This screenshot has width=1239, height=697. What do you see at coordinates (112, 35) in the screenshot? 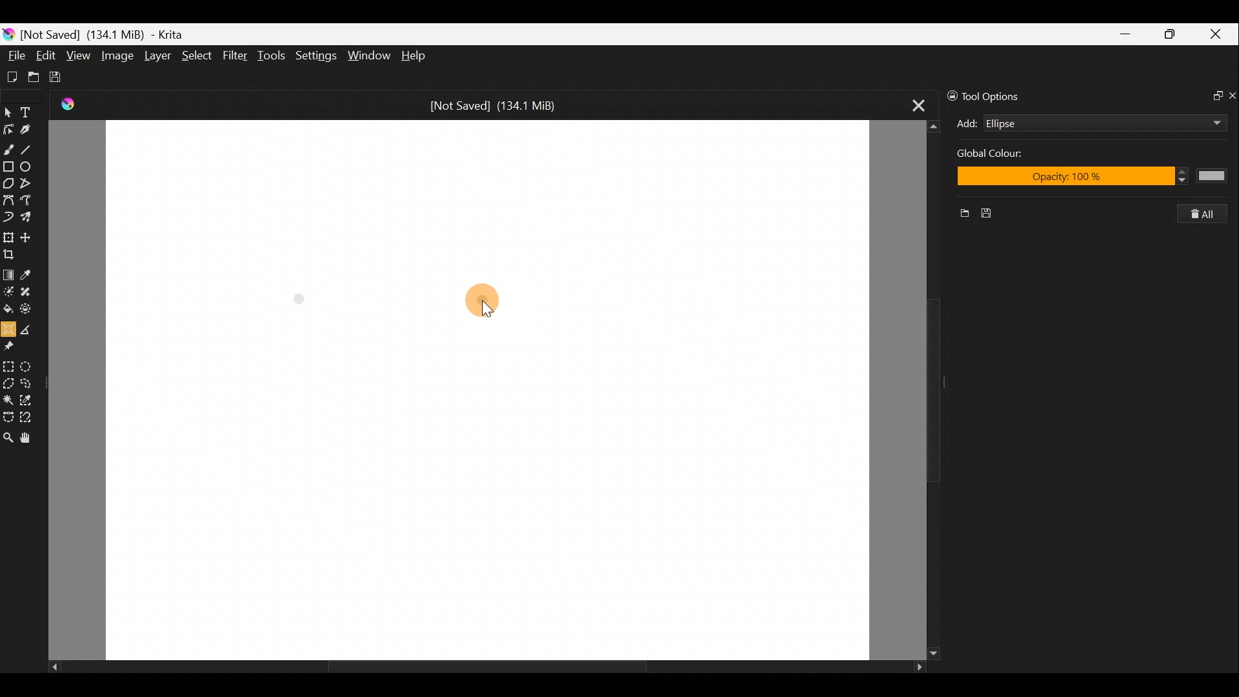
I see `[Not Saved] (134.1 MiB) - Krita` at bounding box center [112, 35].